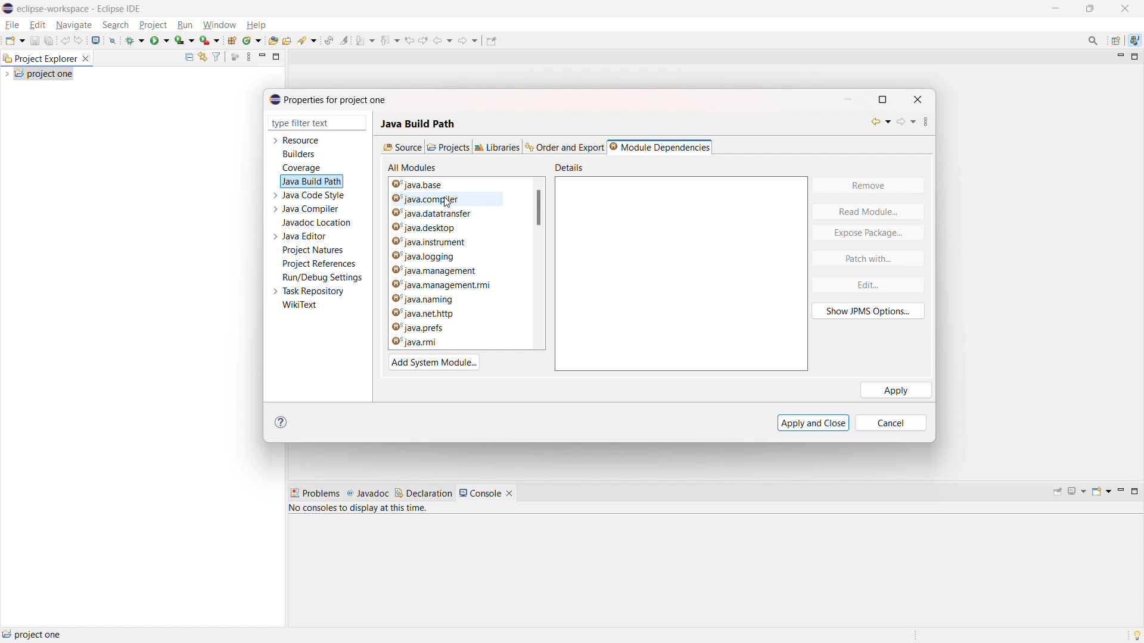 This screenshot has width=1144, height=643. Describe the element at coordinates (452, 241) in the screenshot. I see `java.instrument` at that location.